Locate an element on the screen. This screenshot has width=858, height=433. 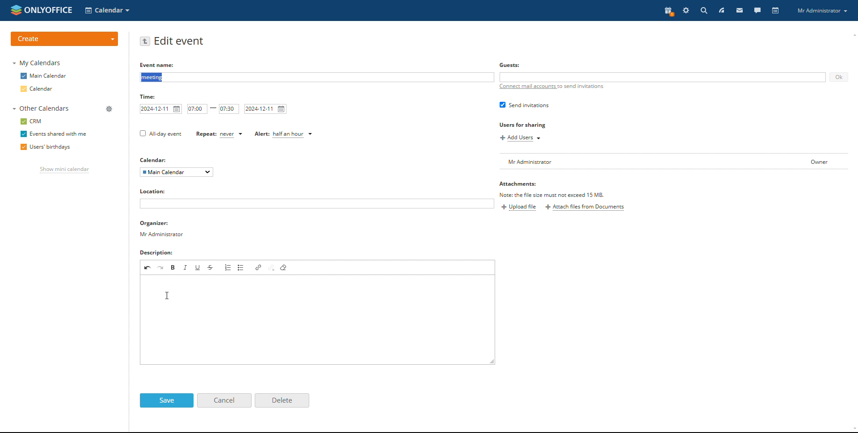
Users for sharing is located at coordinates (521, 125).